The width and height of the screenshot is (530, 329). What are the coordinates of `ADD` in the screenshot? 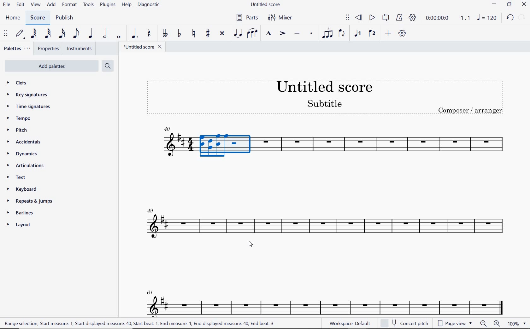 It's located at (52, 5).